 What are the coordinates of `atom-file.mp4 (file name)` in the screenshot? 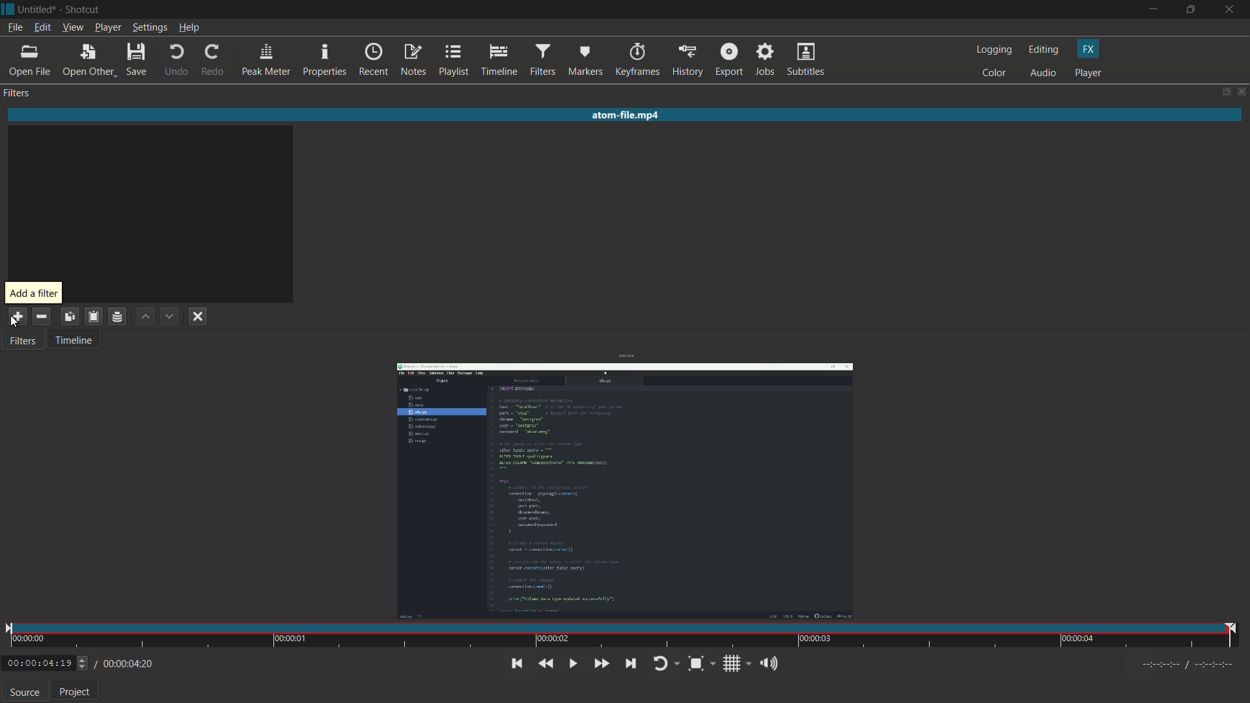 It's located at (626, 113).